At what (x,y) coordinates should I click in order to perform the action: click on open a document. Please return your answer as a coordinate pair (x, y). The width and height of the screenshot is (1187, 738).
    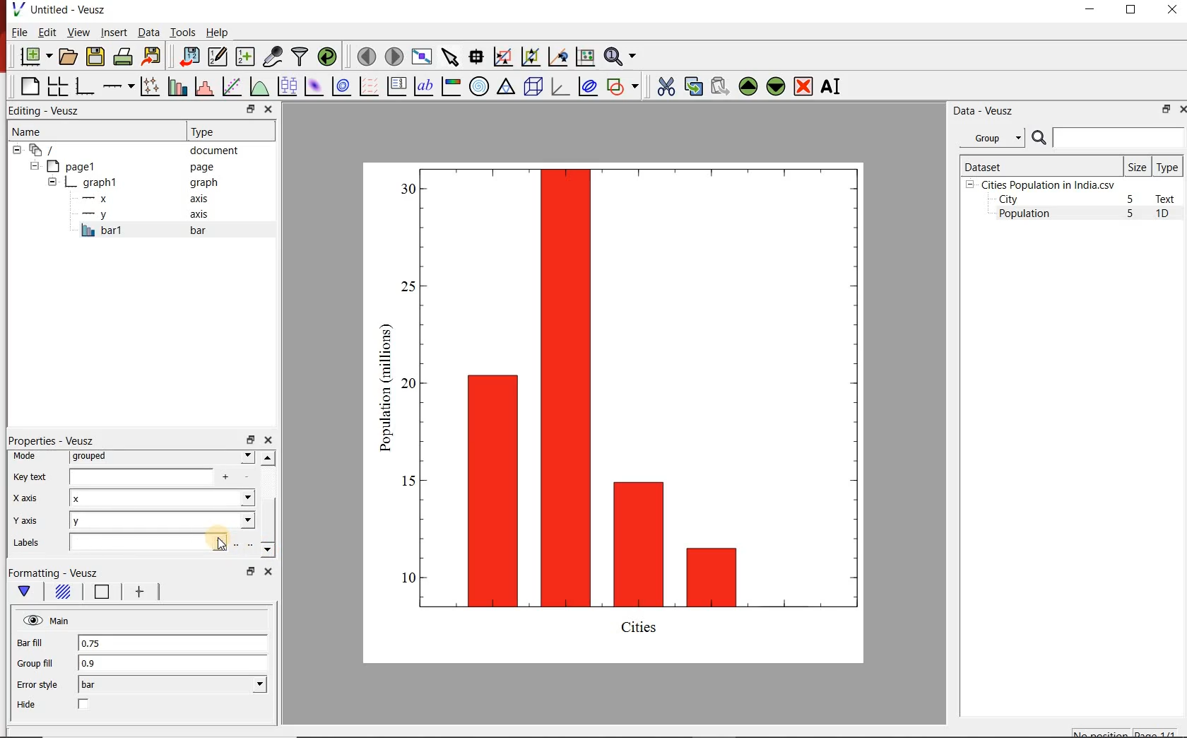
    Looking at the image, I should click on (67, 57).